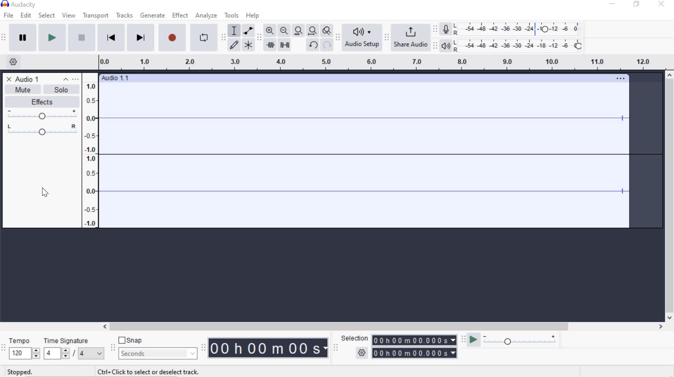  What do you see at coordinates (670, 196) in the screenshot?
I see `scrollbar` at bounding box center [670, 196].